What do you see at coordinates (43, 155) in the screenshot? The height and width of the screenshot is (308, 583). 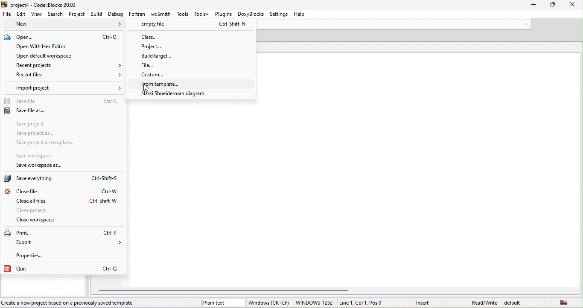 I see `save workspace` at bounding box center [43, 155].